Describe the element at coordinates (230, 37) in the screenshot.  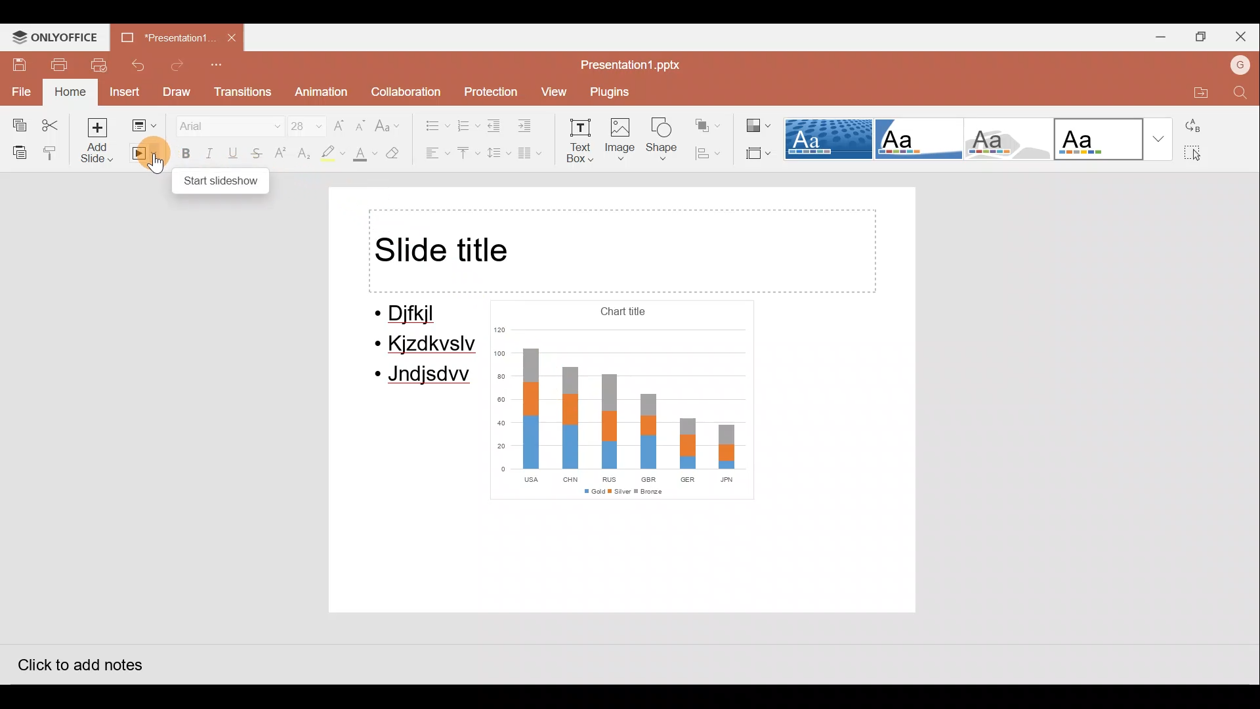
I see `Close document` at that location.